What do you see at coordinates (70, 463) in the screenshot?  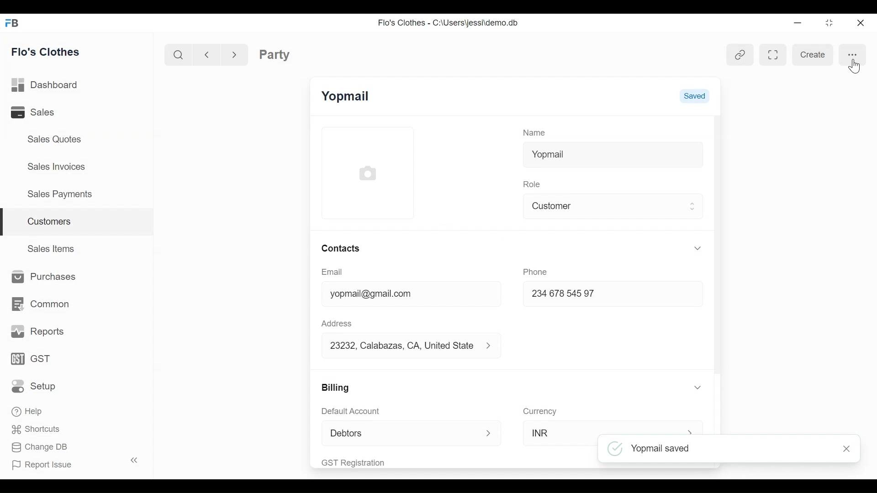 I see `Report Issue` at bounding box center [70, 463].